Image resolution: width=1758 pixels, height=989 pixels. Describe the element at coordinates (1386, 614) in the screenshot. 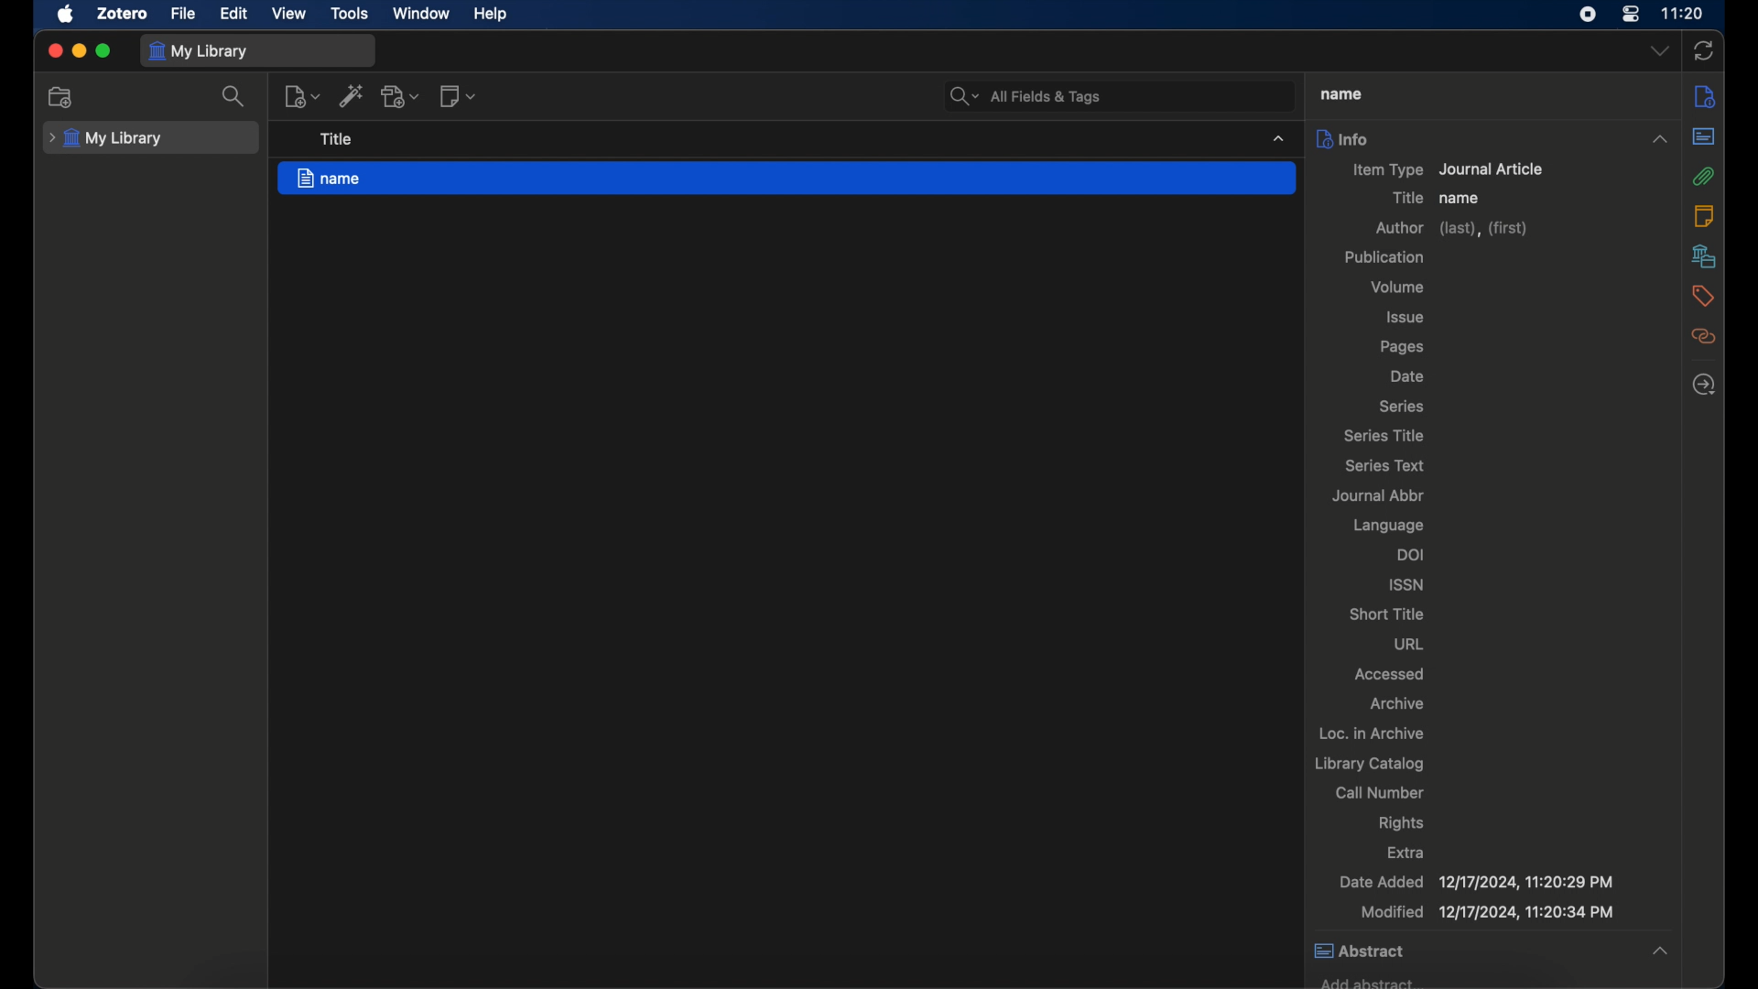

I see `short title` at that location.